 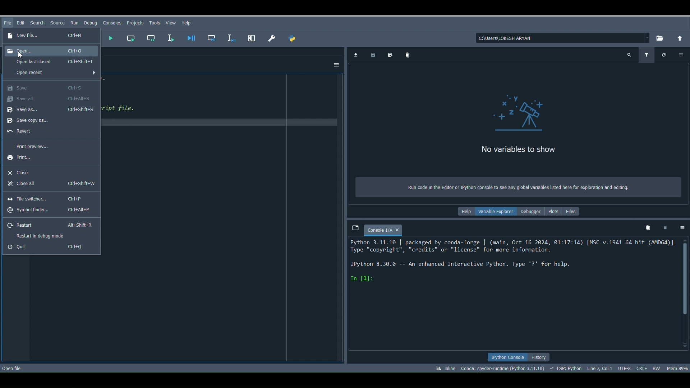 I want to click on Click to toggle between inline and interactive Matplotlib plotting, so click(x=448, y=367).